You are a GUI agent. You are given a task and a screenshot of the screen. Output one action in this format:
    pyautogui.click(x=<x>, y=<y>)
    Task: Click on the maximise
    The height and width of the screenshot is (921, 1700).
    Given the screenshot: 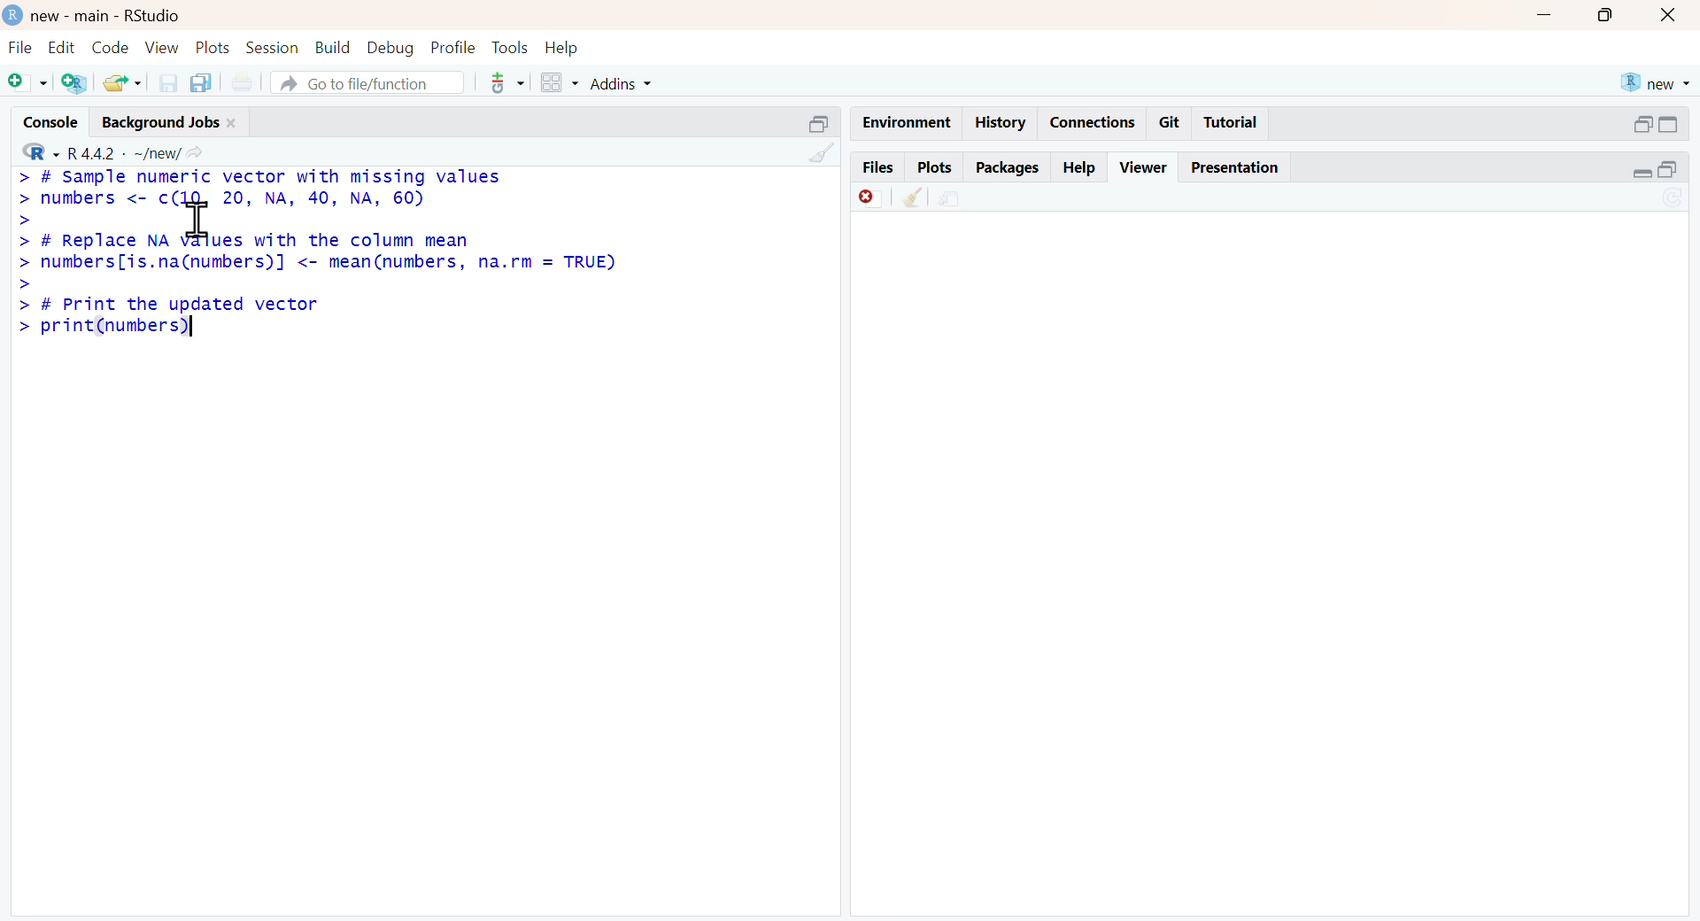 What is the action you would take?
    pyautogui.click(x=1607, y=15)
    